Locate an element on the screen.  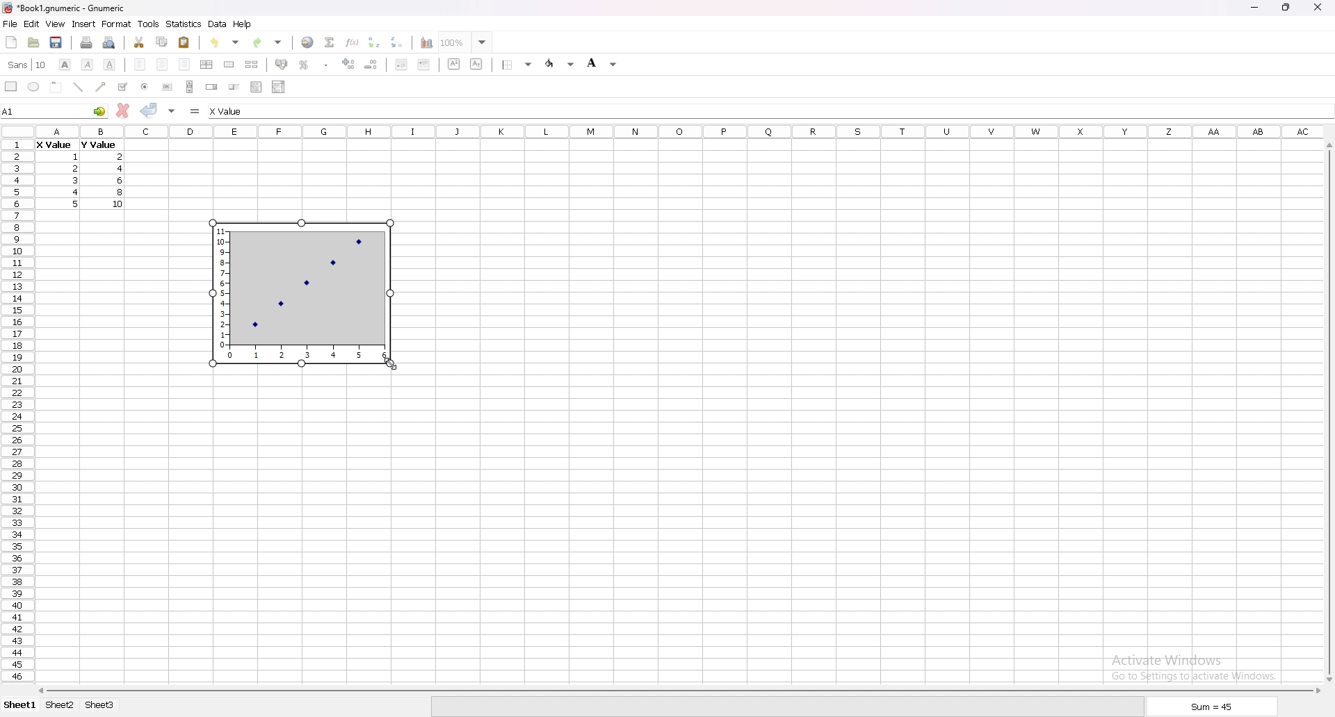
rows is located at coordinates (15, 409).